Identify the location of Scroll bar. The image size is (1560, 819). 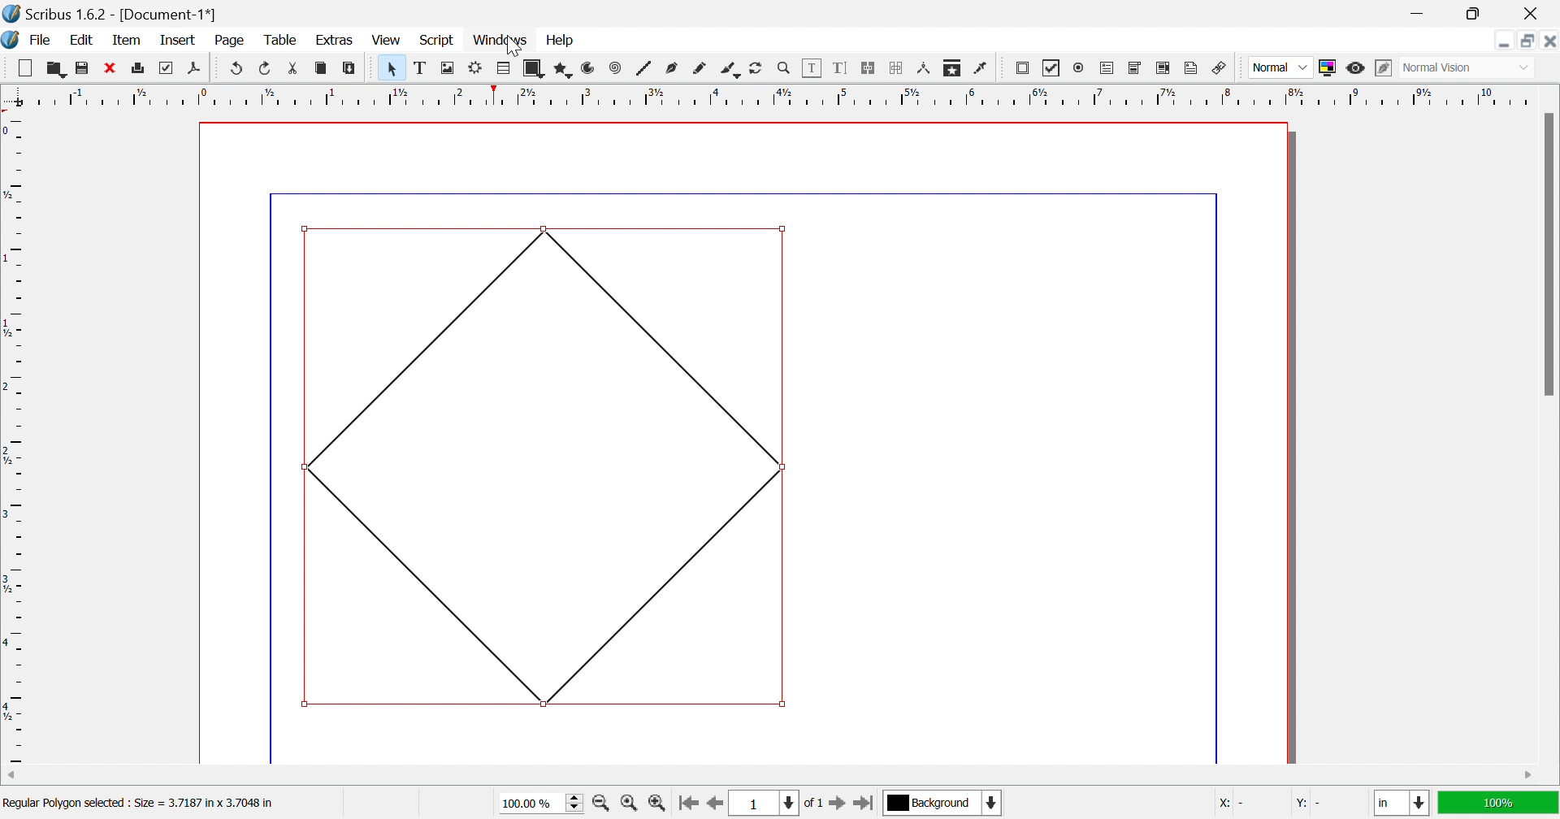
(1548, 253).